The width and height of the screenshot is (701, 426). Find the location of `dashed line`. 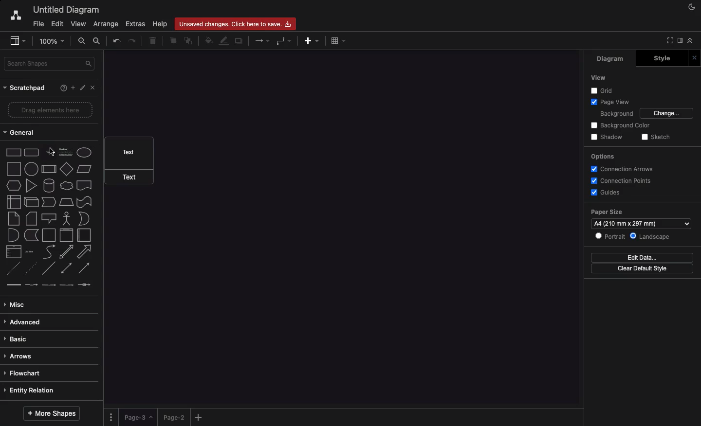

dashed line is located at coordinates (13, 268).